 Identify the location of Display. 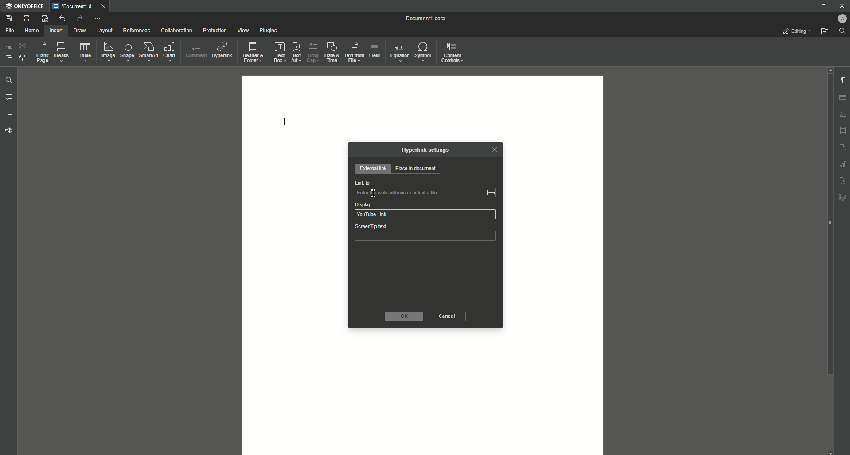
(363, 204).